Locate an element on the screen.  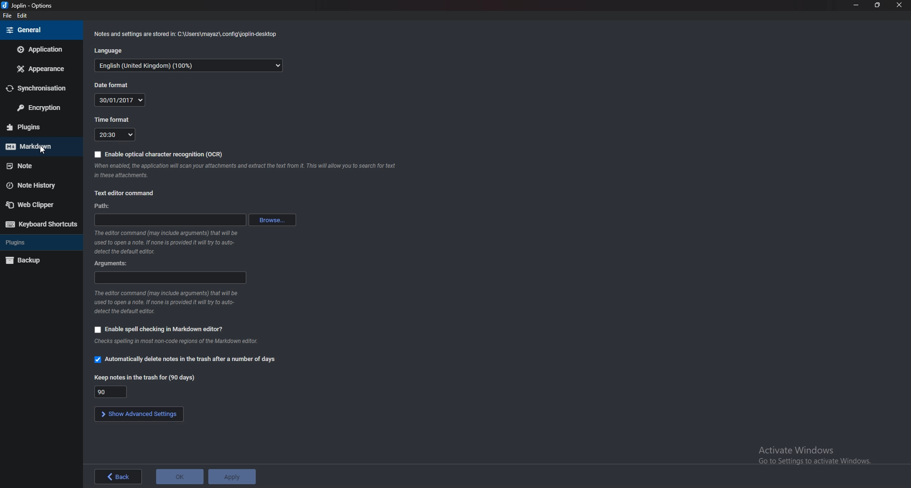
info is located at coordinates (180, 343).